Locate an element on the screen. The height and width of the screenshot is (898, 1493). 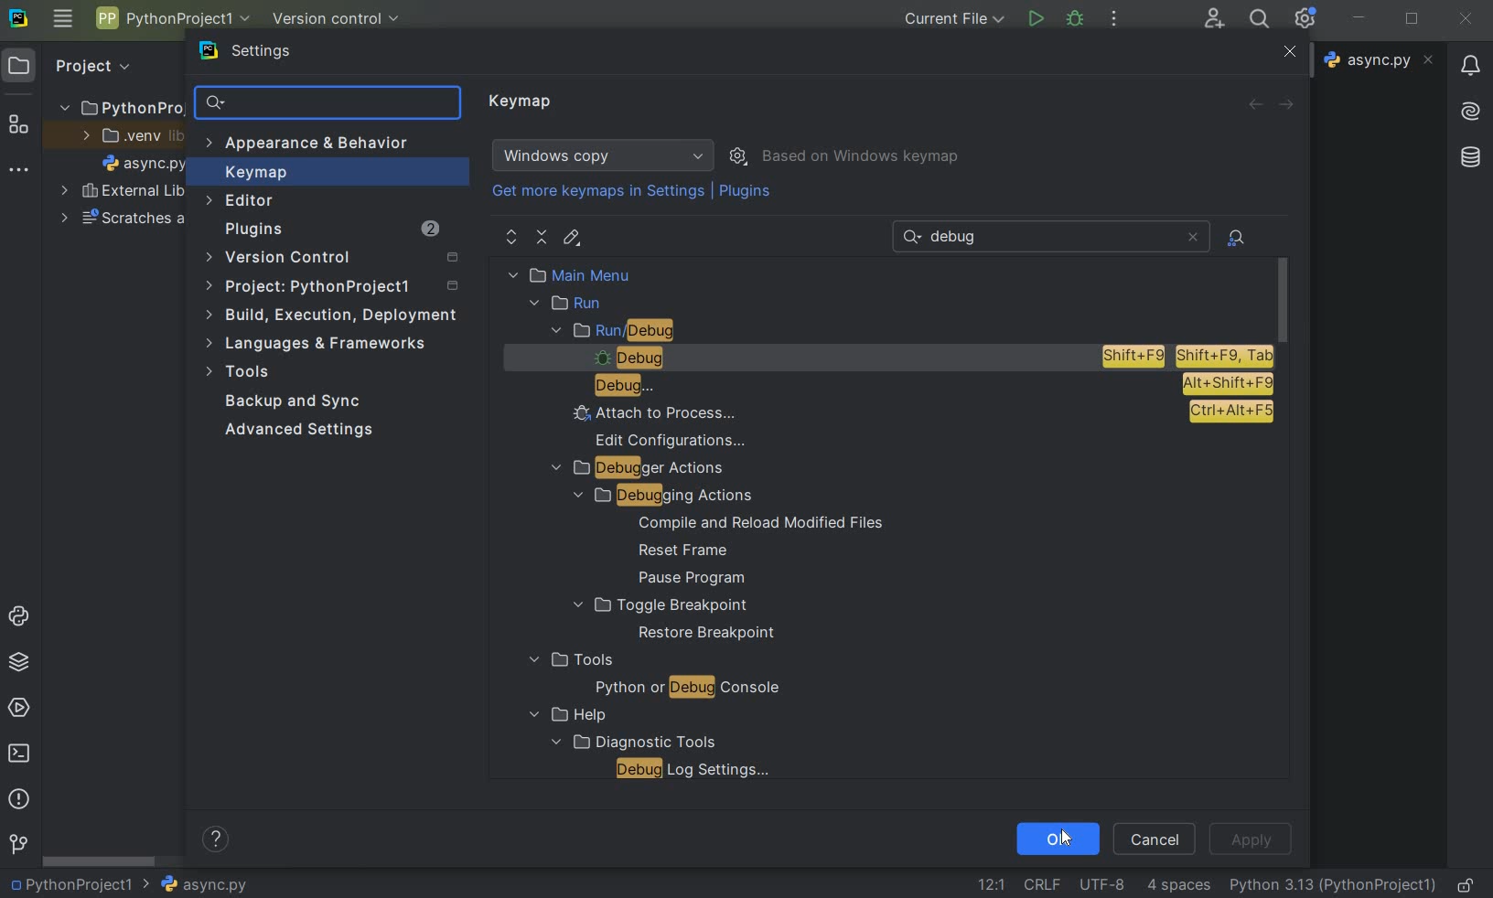
debug is located at coordinates (924, 358).